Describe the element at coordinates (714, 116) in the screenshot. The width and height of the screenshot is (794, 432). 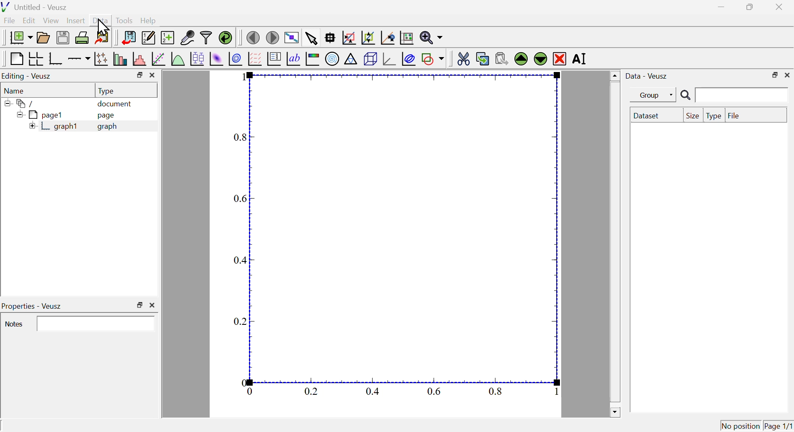
I see `type` at that location.